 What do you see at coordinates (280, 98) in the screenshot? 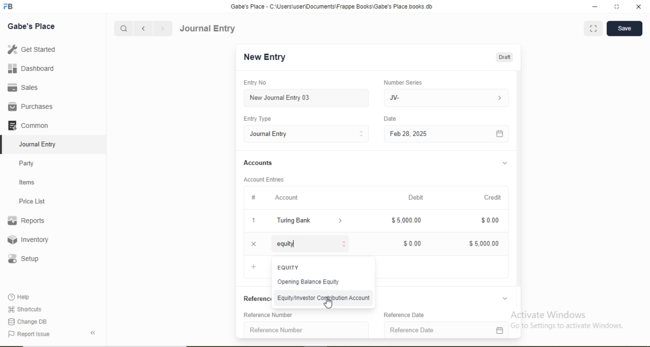
I see `New Journal Entry 03` at bounding box center [280, 98].